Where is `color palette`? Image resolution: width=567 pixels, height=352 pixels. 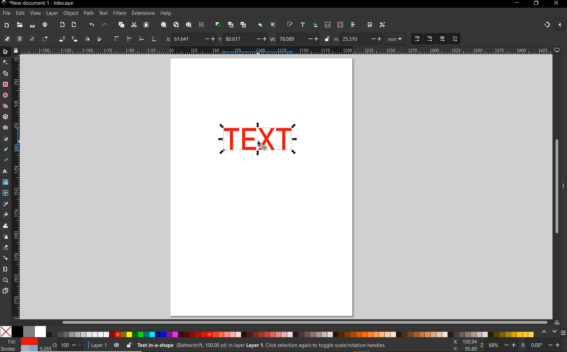
color palette is located at coordinates (268, 332).